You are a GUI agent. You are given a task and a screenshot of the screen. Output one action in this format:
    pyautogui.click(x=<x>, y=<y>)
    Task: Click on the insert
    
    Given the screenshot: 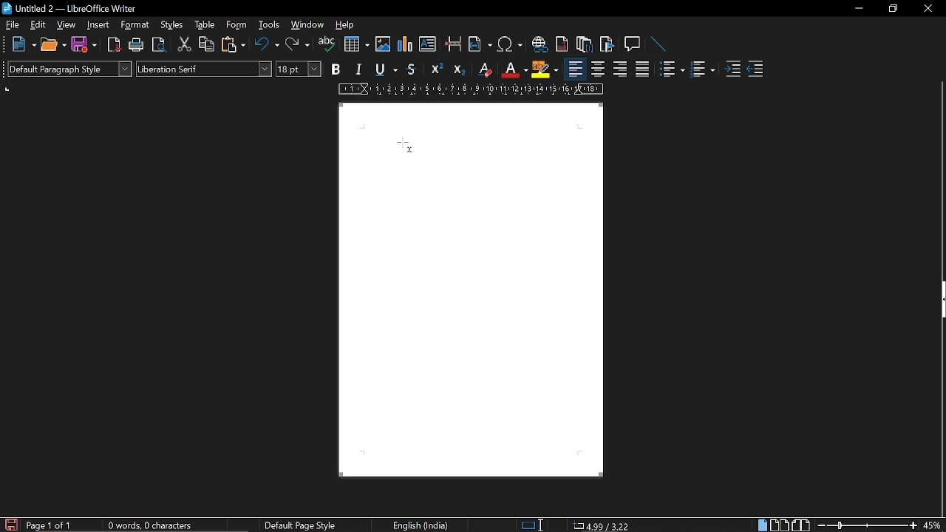 What is the action you would take?
    pyautogui.click(x=98, y=25)
    